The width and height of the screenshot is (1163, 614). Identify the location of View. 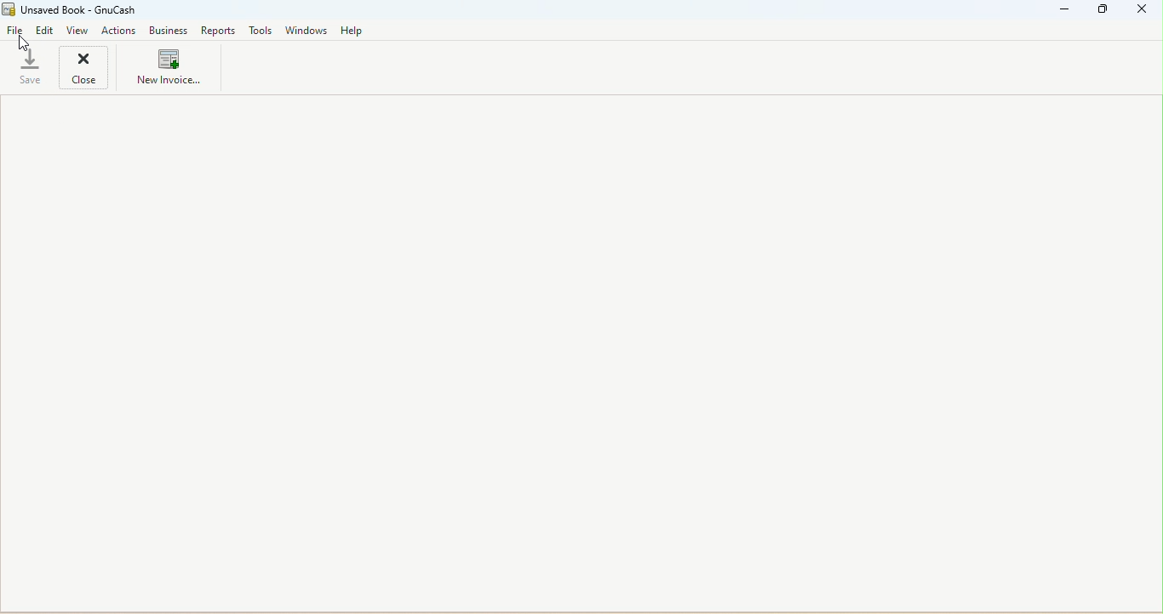
(79, 31).